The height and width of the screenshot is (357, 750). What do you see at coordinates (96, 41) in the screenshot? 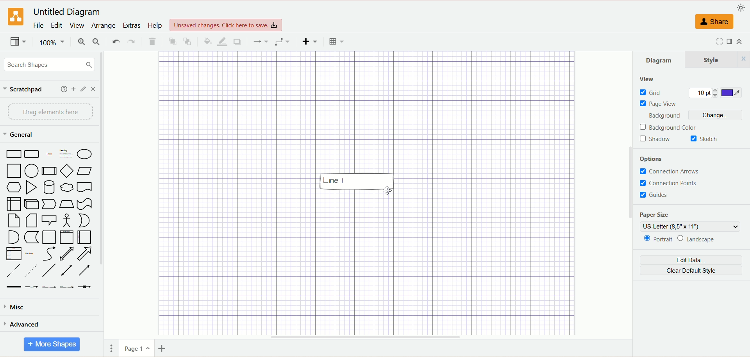
I see `zoom out` at bounding box center [96, 41].